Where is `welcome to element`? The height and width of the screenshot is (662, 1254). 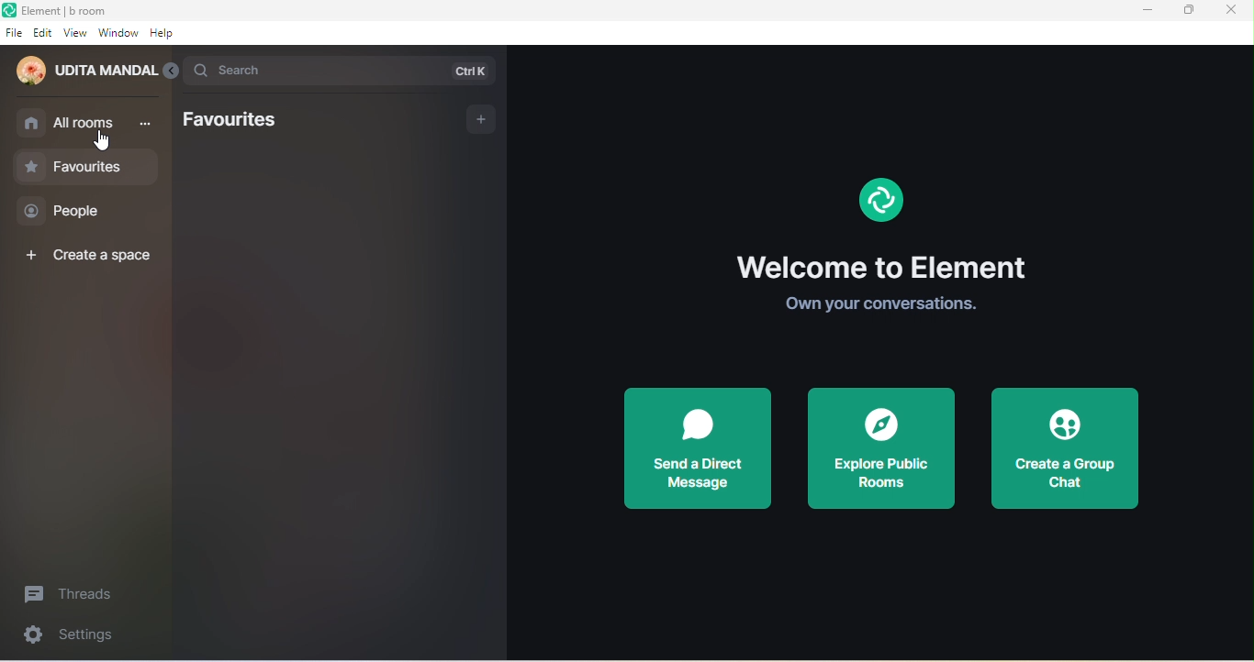
welcome to element is located at coordinates (892, 237).